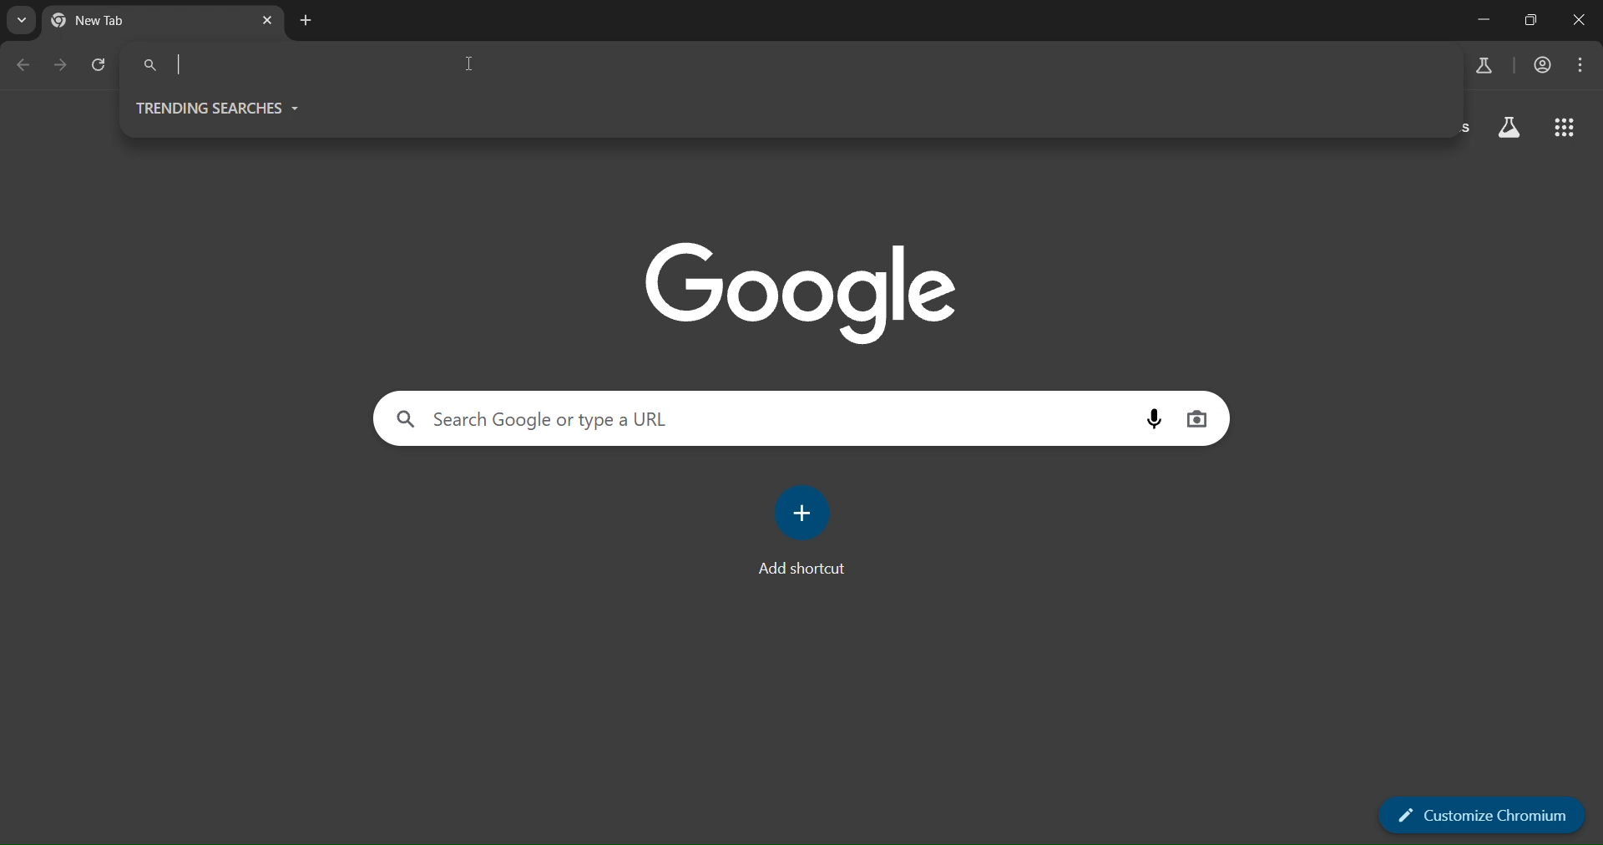  Describe the element at coordinates (801, 294) in the screenshot. I see `google` at that location.